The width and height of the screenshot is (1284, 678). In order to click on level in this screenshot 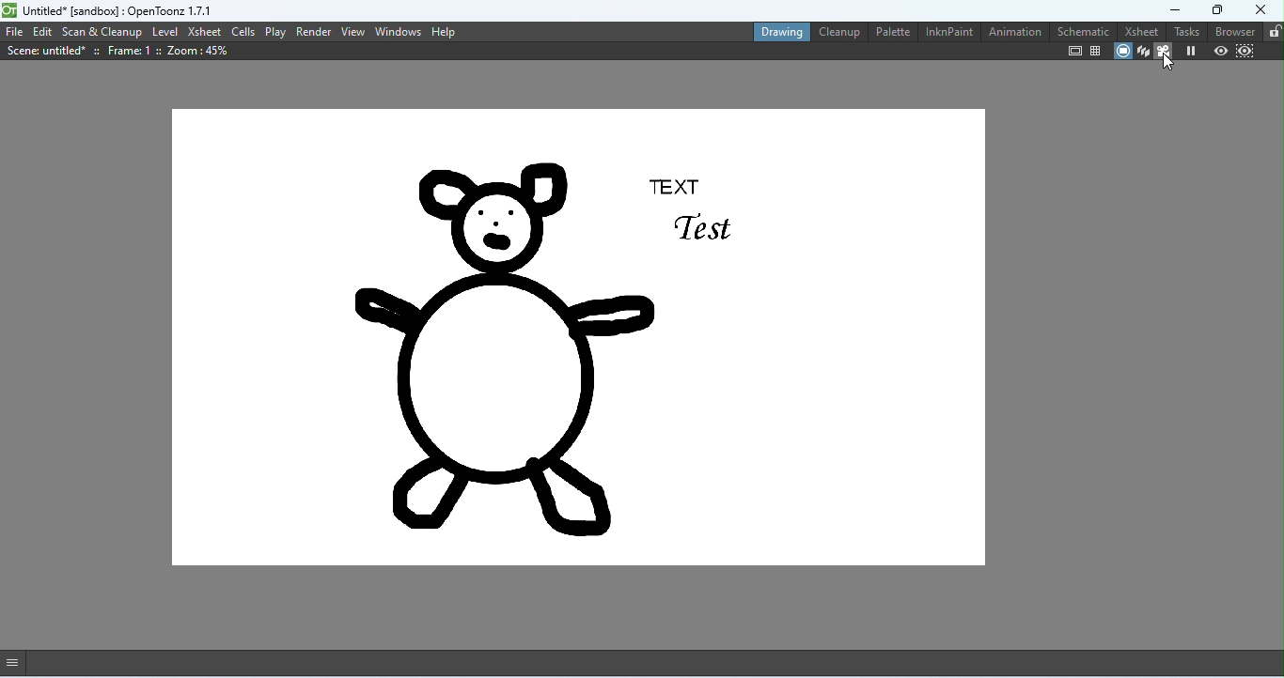, I will do `click(165, 31)`.